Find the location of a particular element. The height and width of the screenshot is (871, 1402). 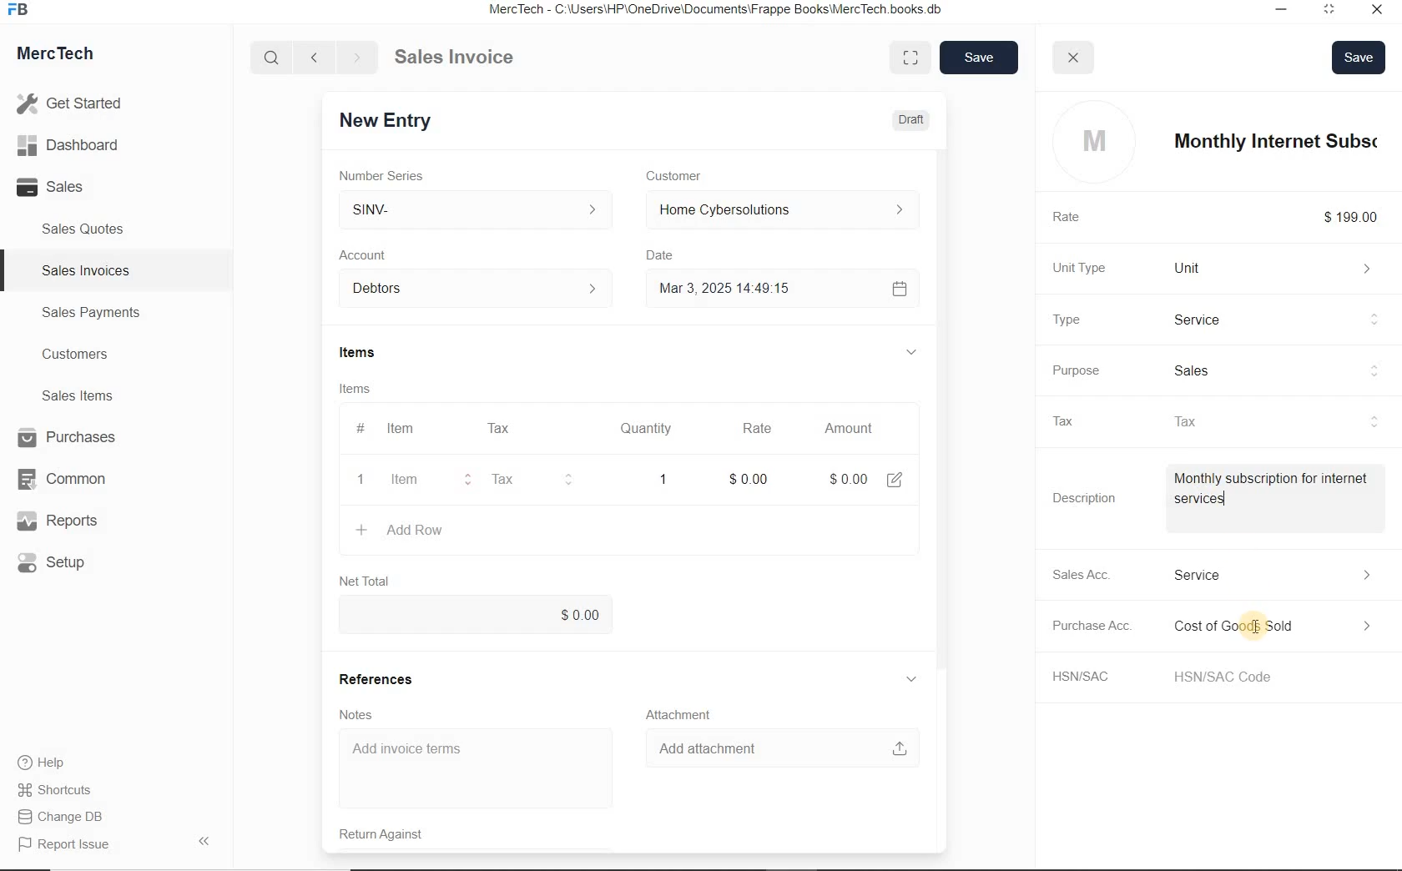

MercTech - C:\Users\HP\OneDrive\Documents\Frappe Books\MercTech books db is located at coordinates (718, 10).